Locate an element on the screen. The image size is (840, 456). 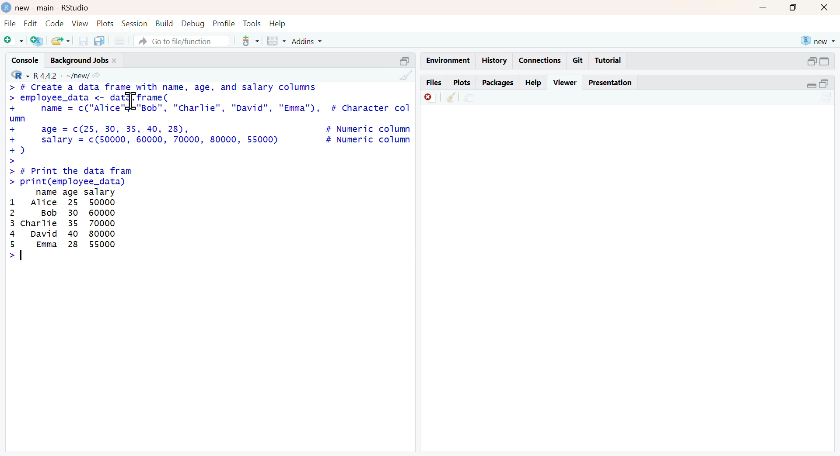
Addins  is located at coordinates (320, 41).